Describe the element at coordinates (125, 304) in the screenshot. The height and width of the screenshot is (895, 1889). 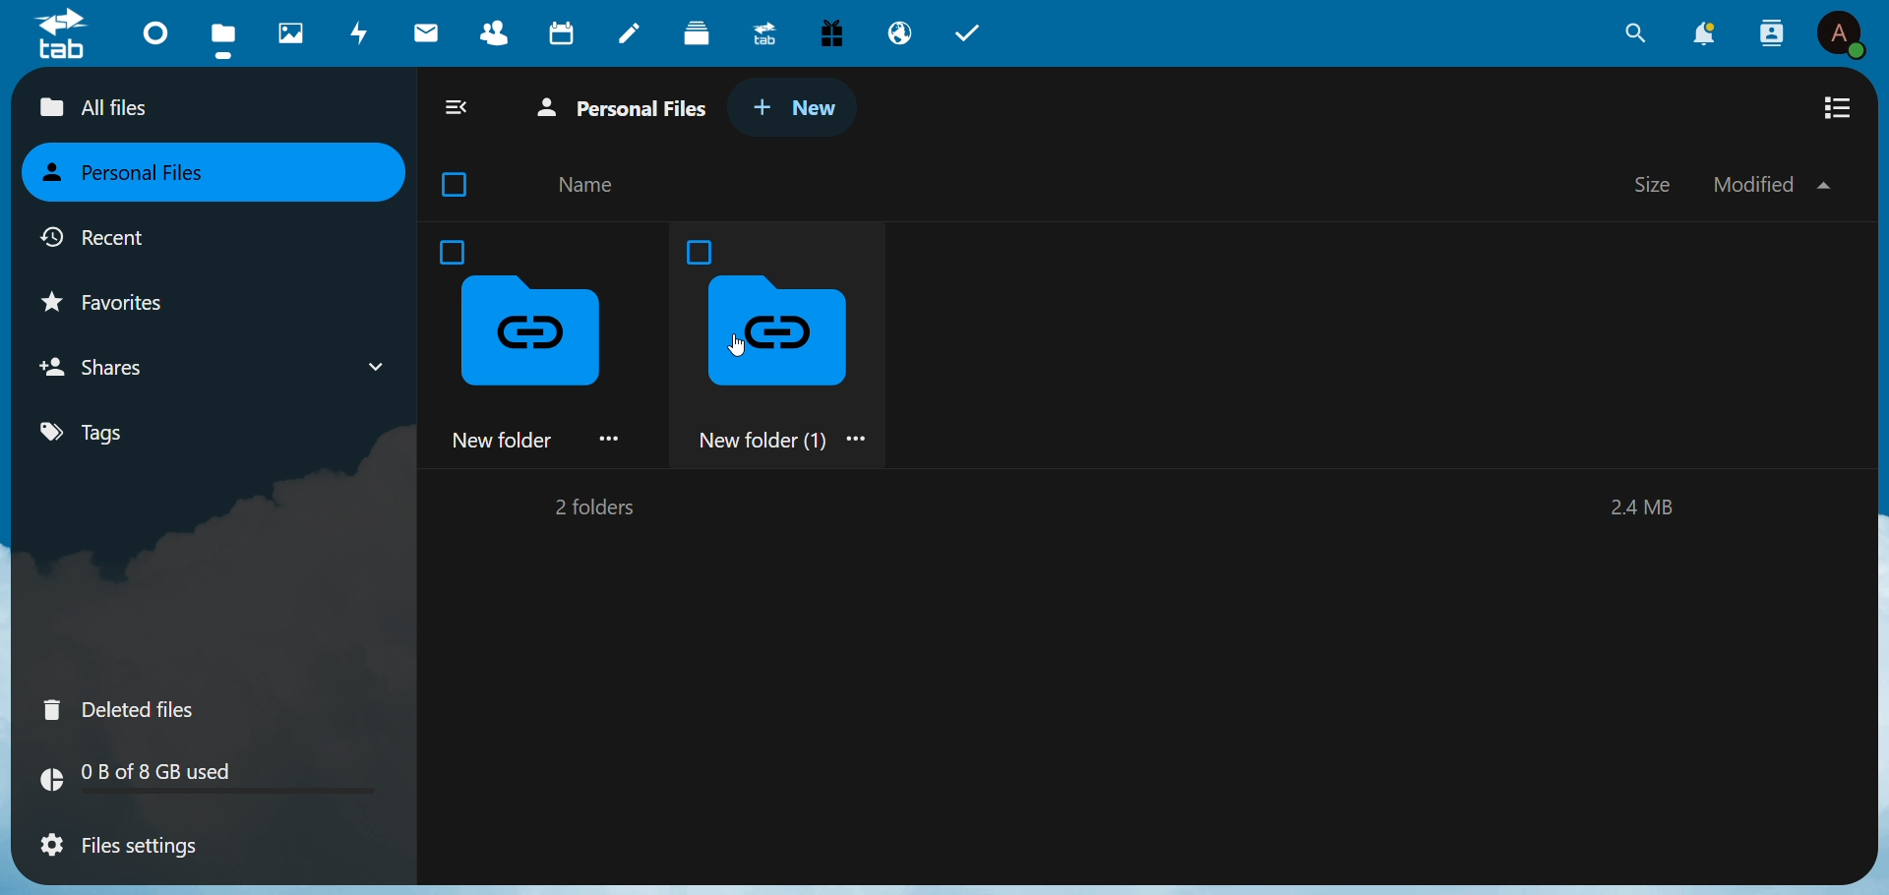
I see `favorites` at that location.